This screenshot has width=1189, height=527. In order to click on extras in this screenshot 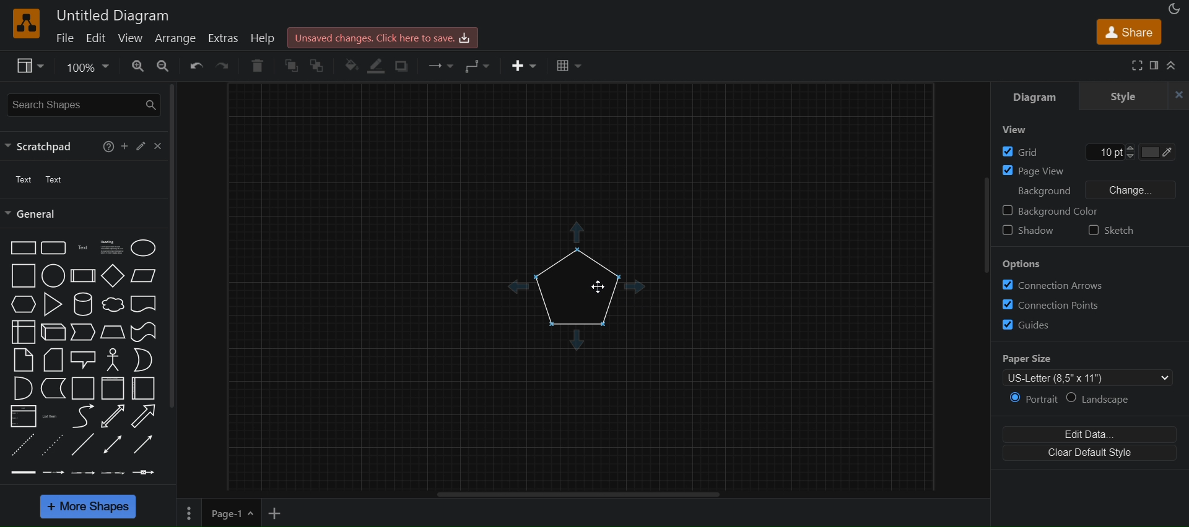, I will do `click(225, 39)`.